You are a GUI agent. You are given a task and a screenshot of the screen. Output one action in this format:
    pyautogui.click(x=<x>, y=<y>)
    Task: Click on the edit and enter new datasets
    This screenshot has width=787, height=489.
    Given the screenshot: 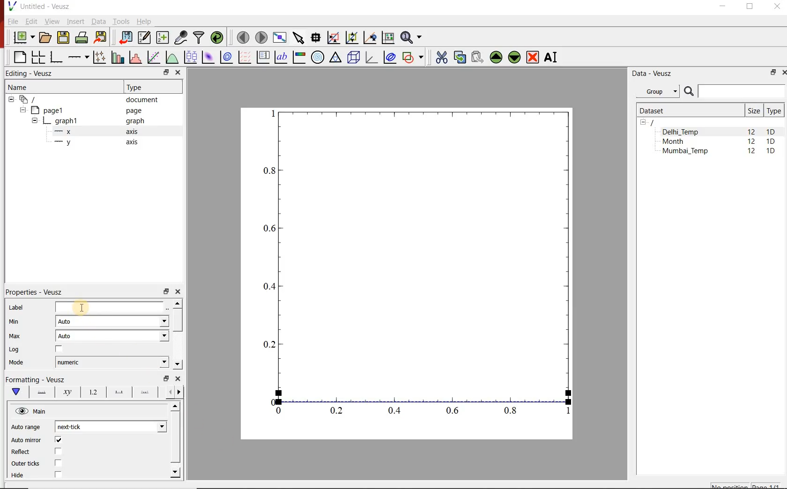 What is the action you would take?
    pyautogui.click(x=144, y=37)
    